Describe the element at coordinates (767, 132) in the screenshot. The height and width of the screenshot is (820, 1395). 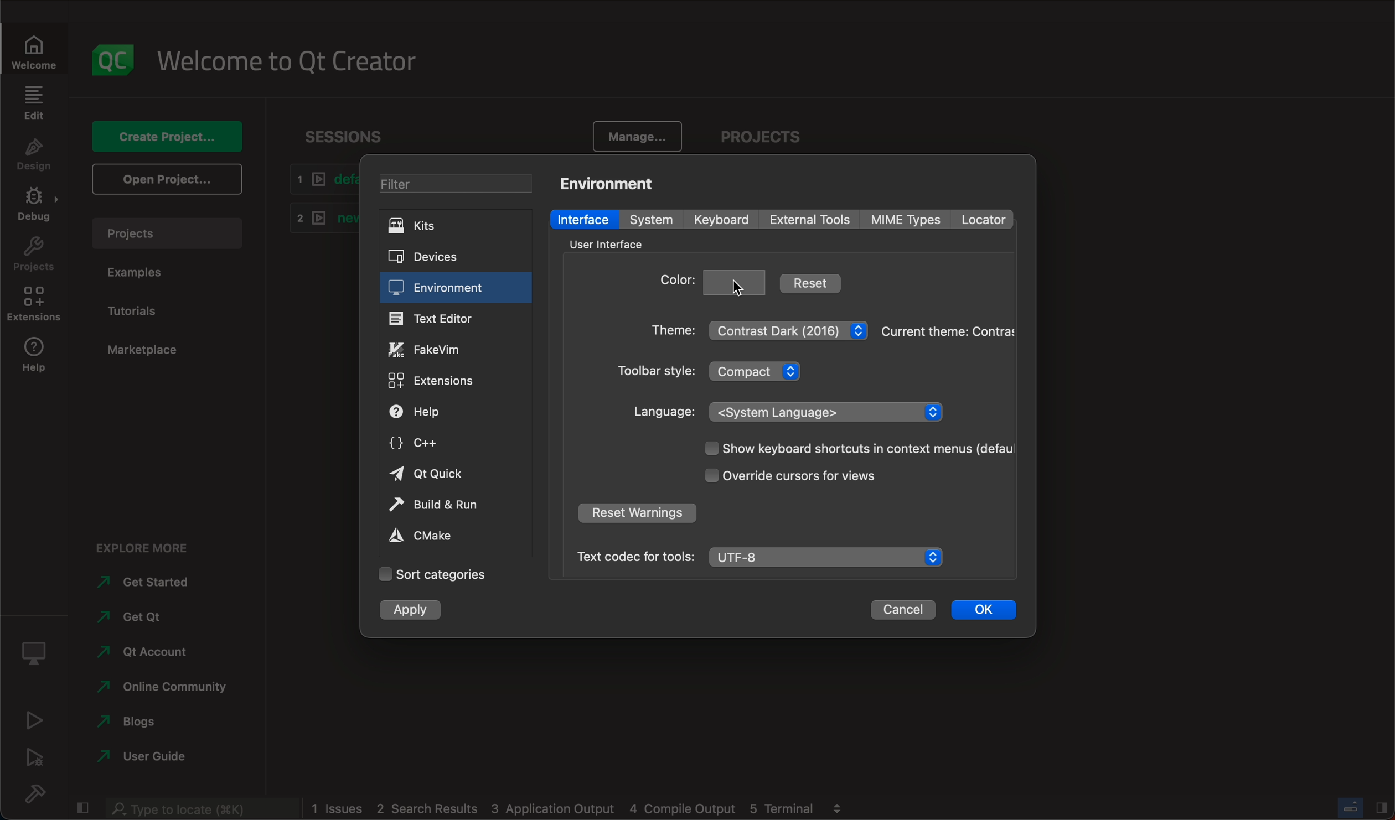
I see `projects` at that location.